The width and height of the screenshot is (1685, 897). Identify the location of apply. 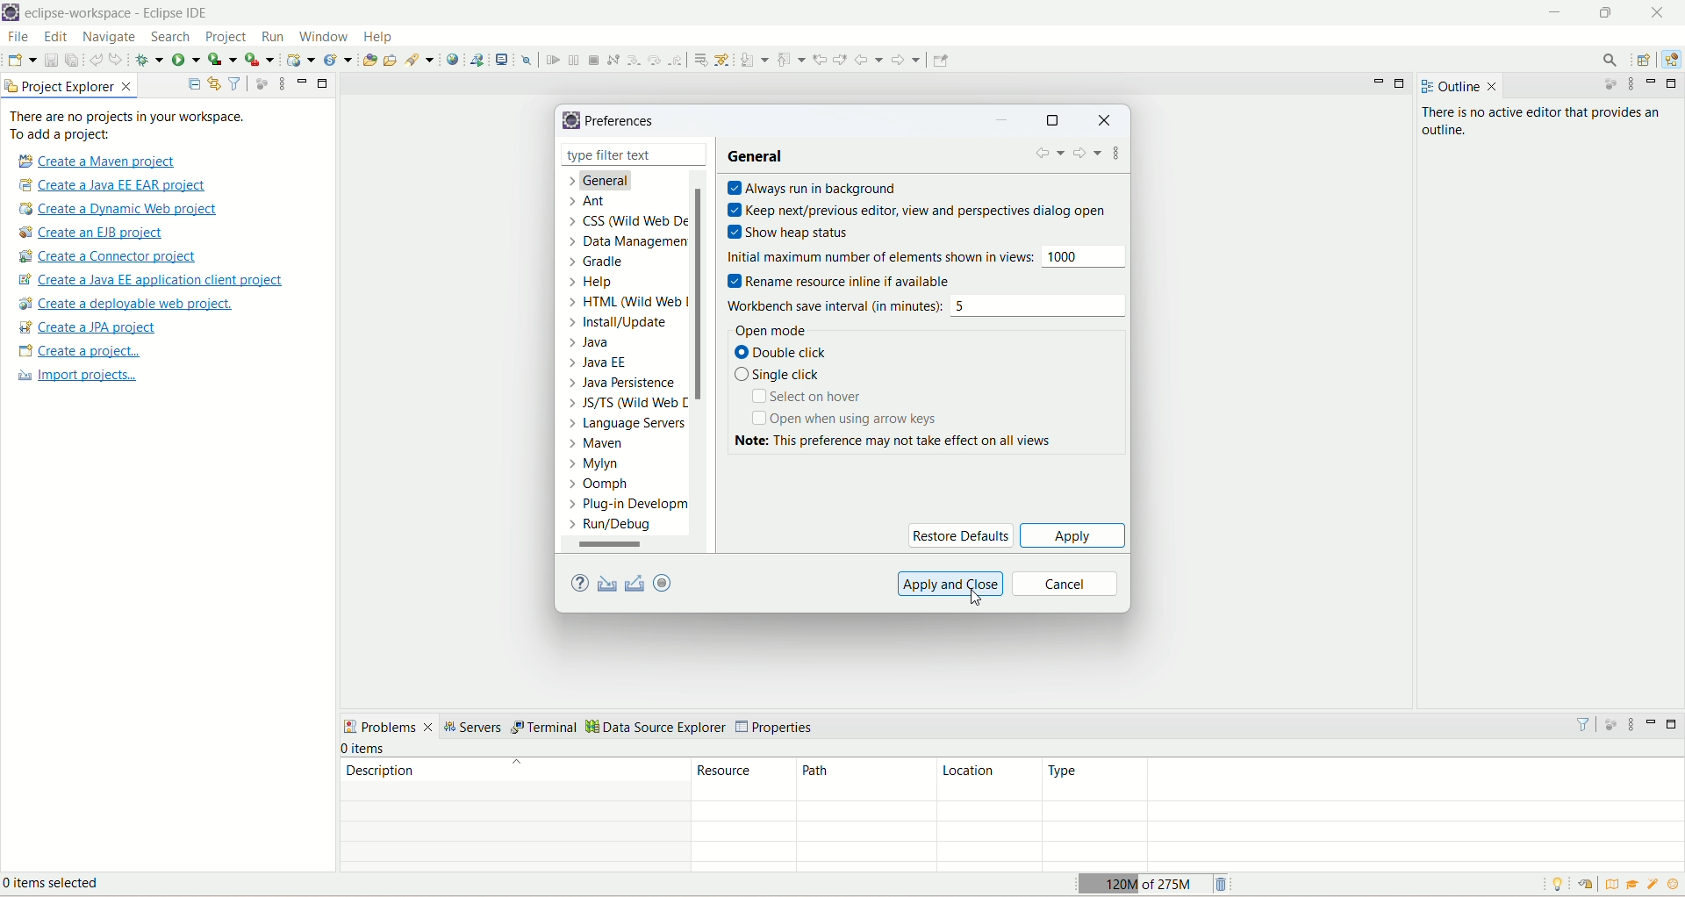
(1073, 535).